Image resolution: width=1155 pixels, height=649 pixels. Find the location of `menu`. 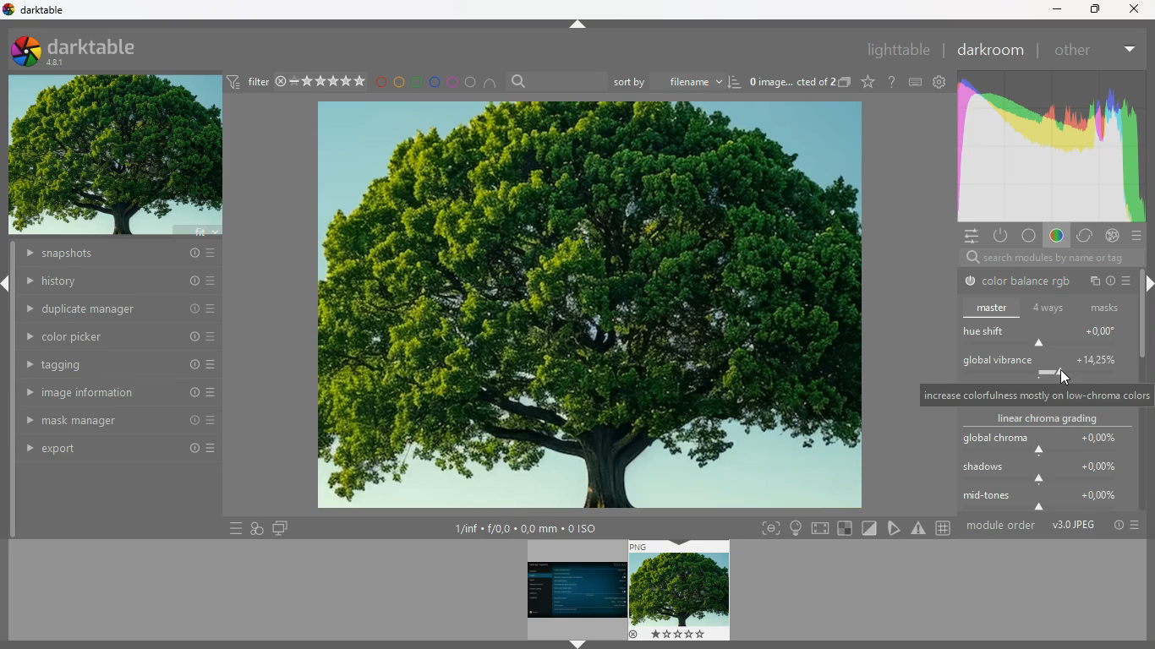

menu is located at coordinates (232, 528).